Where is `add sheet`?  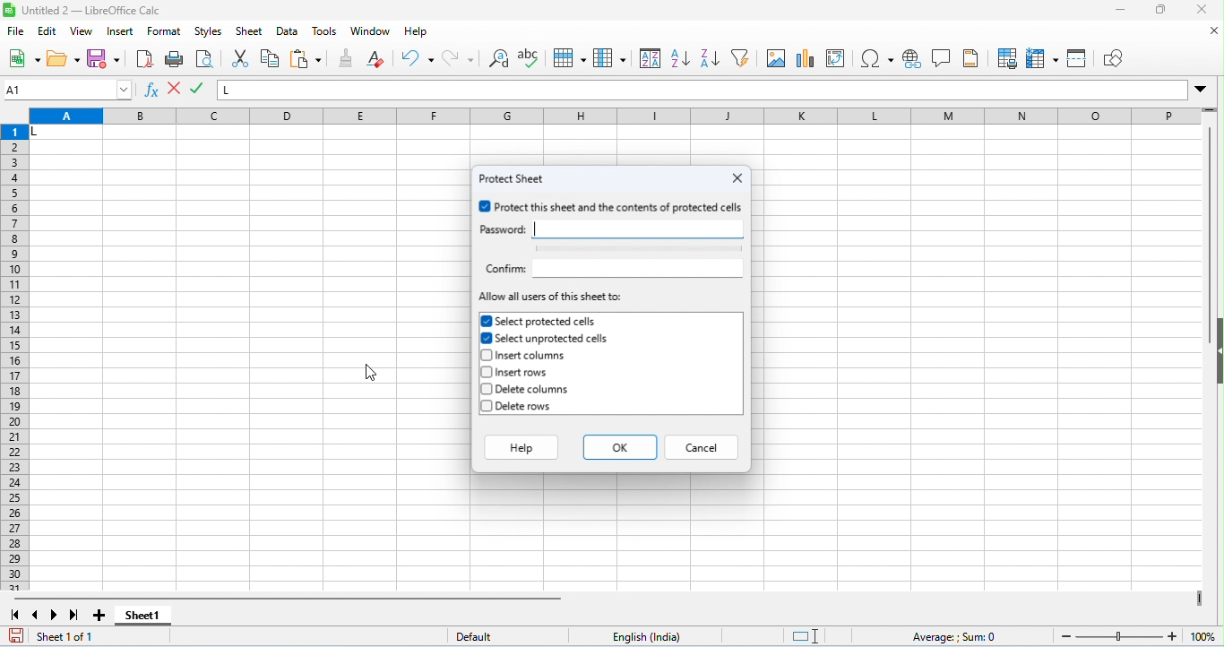
add sheet is located at coordinates (102, 616).